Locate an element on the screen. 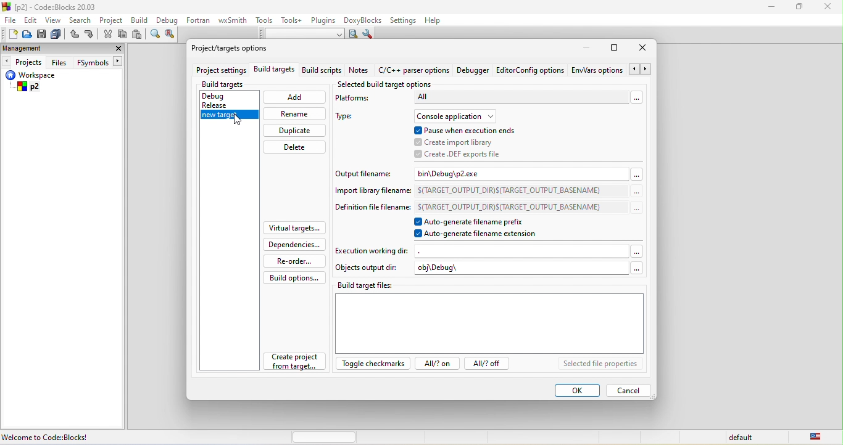  edit is located at coordinates (31, 21).